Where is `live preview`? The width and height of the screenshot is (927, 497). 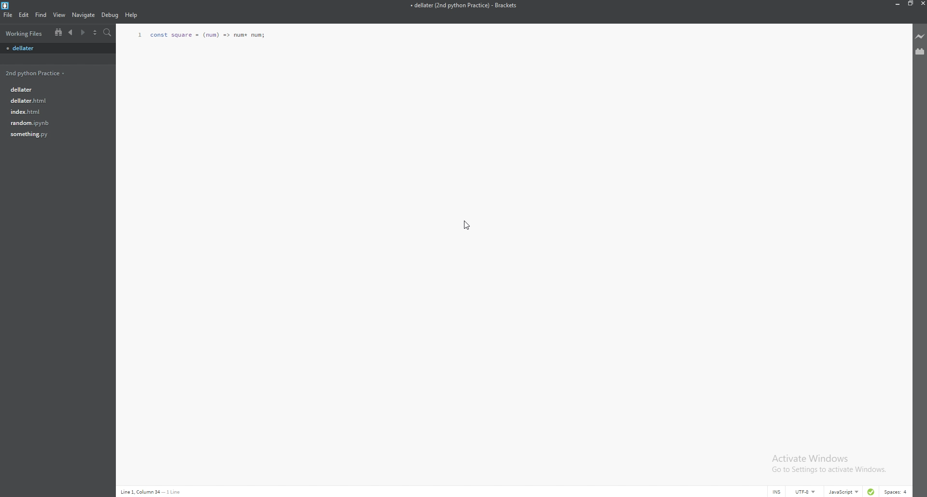 live preview is located at coordinates (920, 36).